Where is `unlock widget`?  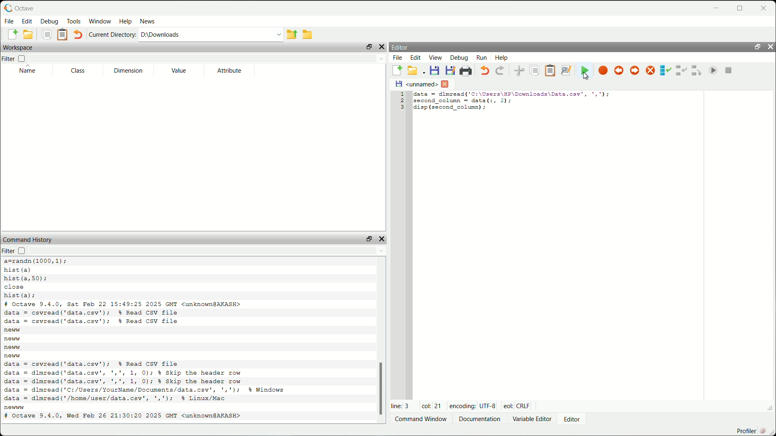 unlock widget is located at coordinates (369, 237).